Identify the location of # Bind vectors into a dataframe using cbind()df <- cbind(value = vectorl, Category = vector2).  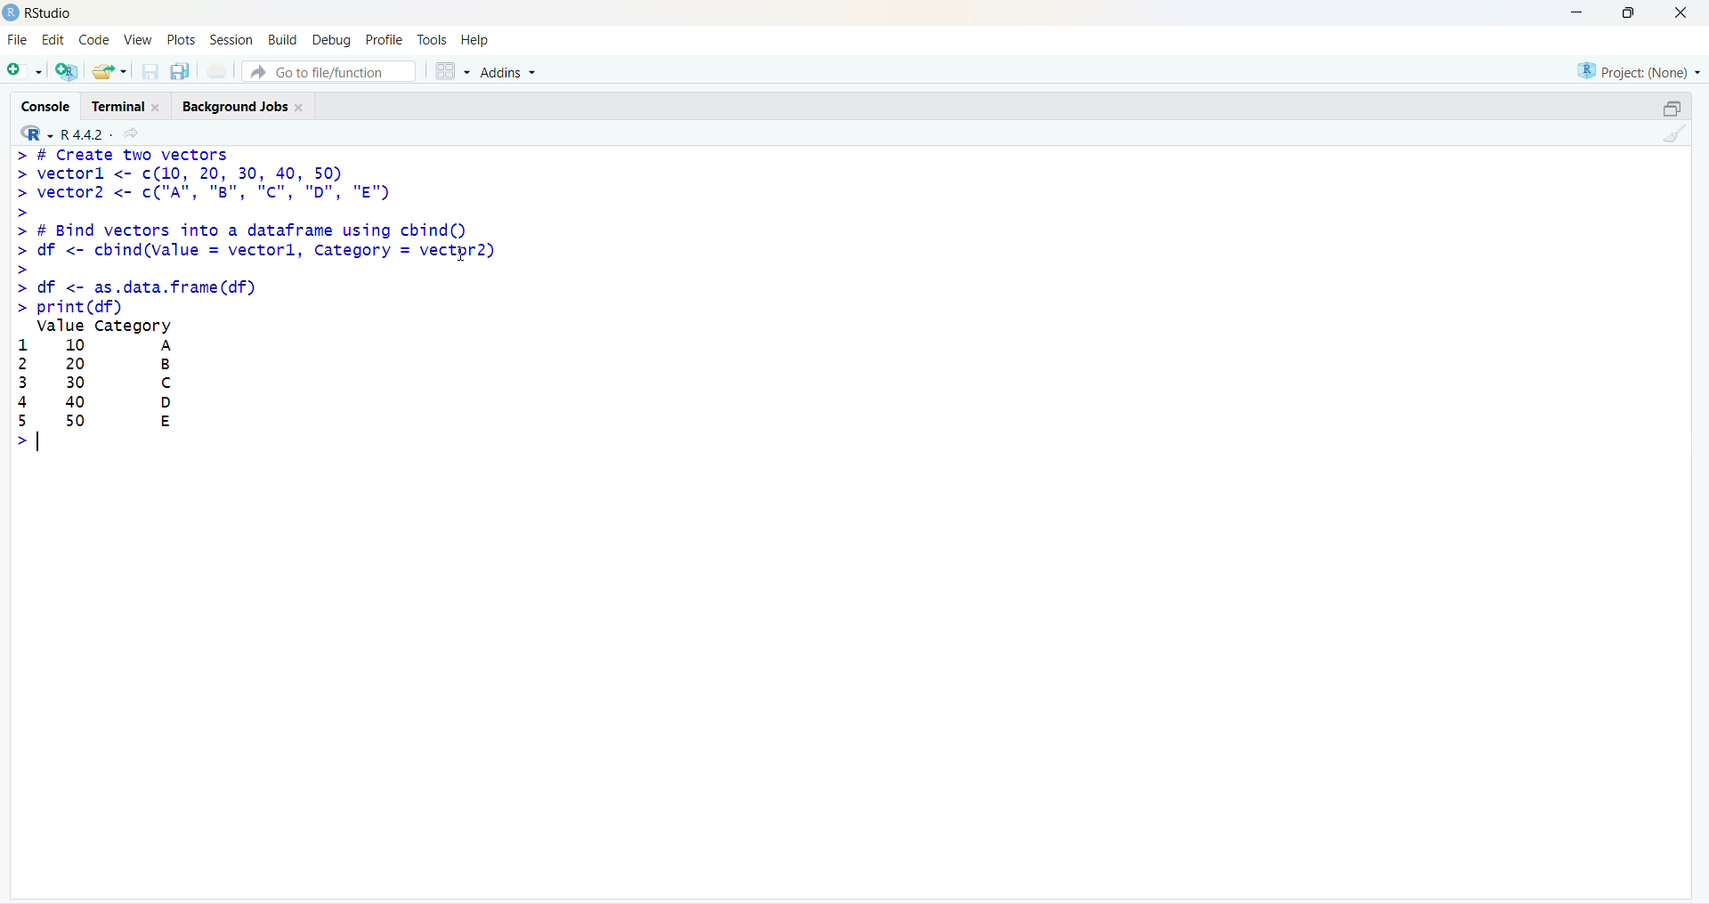
(255, 248).